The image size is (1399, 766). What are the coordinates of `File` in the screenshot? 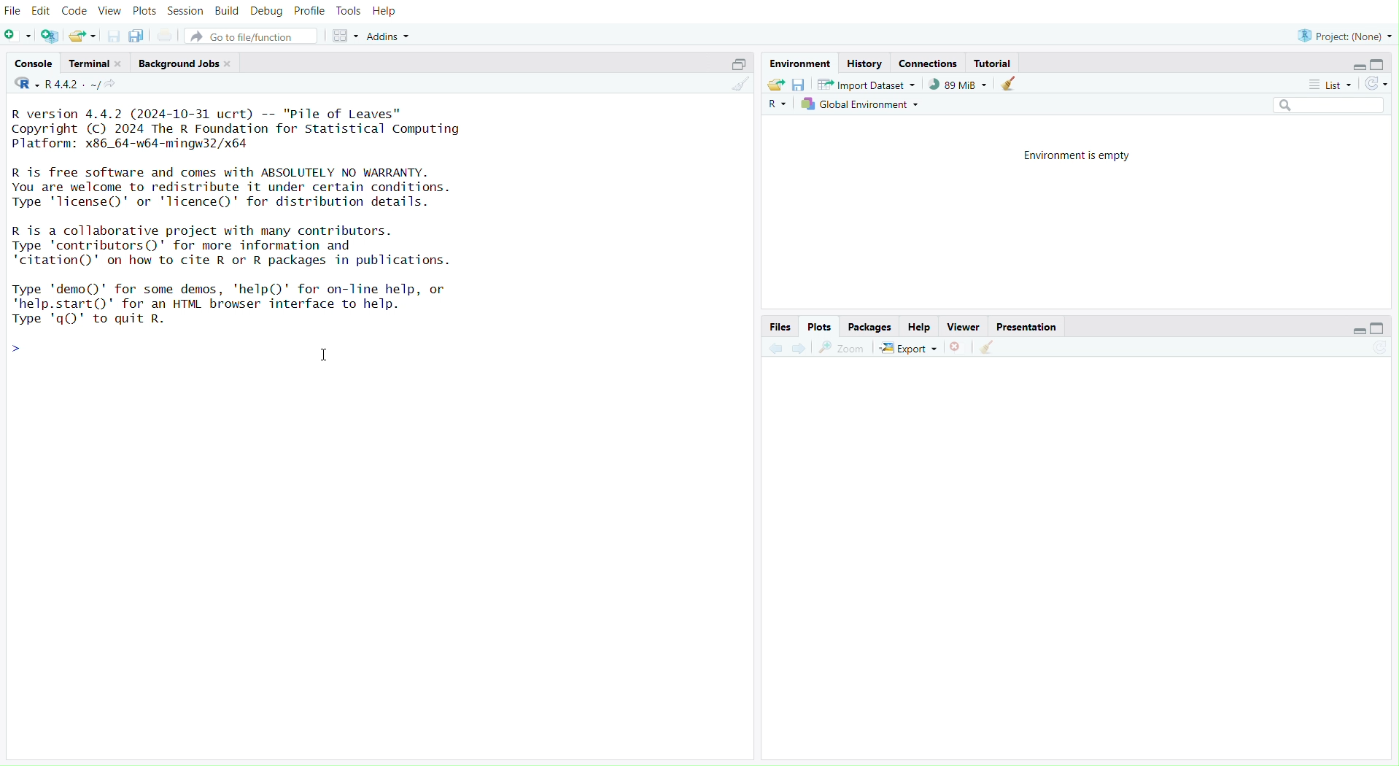 It's located at (14, 12).